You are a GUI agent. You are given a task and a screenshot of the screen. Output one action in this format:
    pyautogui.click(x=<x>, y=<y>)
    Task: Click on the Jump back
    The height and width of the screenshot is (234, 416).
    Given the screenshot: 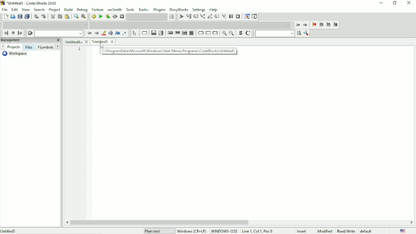 What is the action you would take?
    pyautogui.click(x=298, y=26)
    